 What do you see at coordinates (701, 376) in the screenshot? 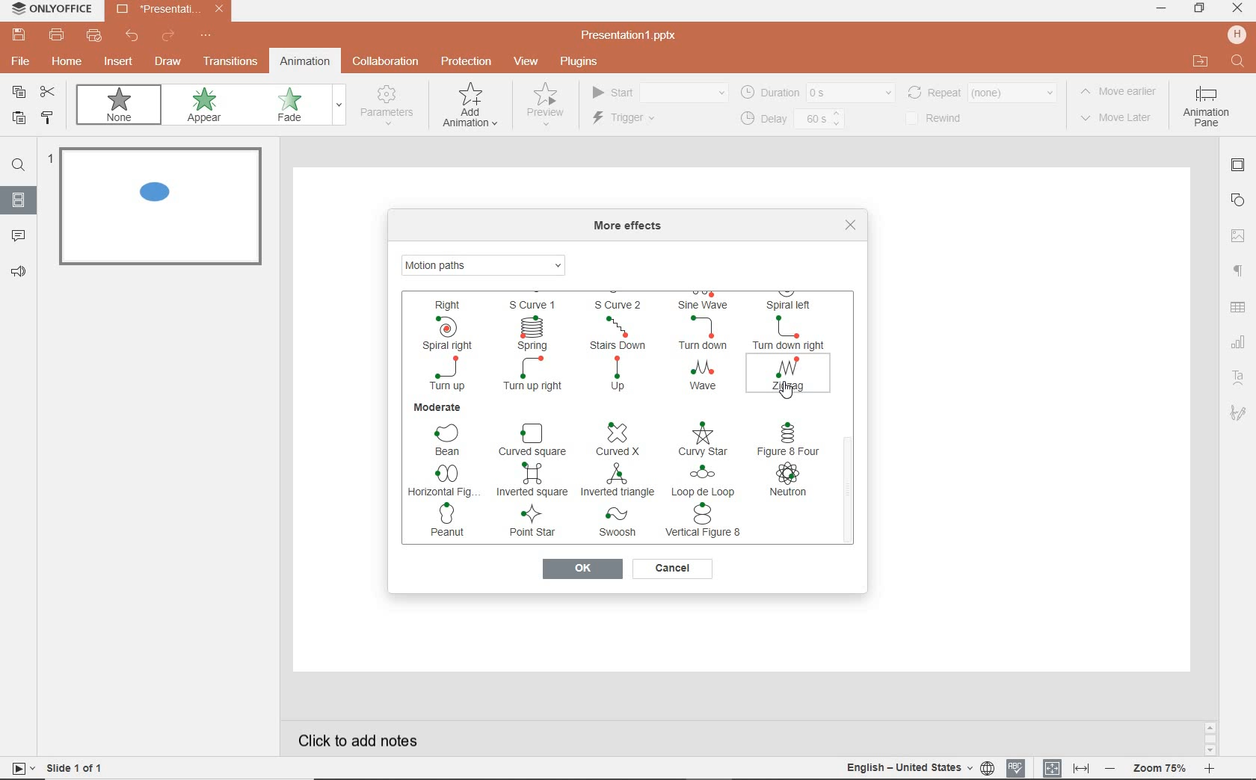
I see `ave` at bounding box center [701, 376].